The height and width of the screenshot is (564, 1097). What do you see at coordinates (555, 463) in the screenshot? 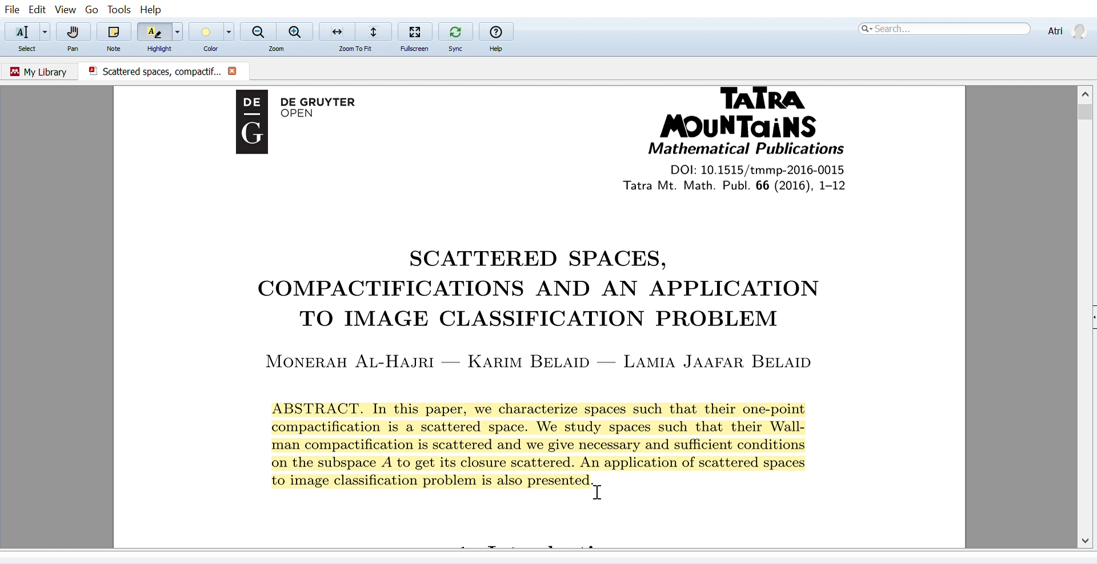
I see `on the subspace A to get its closure scattererd. An application of scattered spaces` at bounding box center [555, 463].